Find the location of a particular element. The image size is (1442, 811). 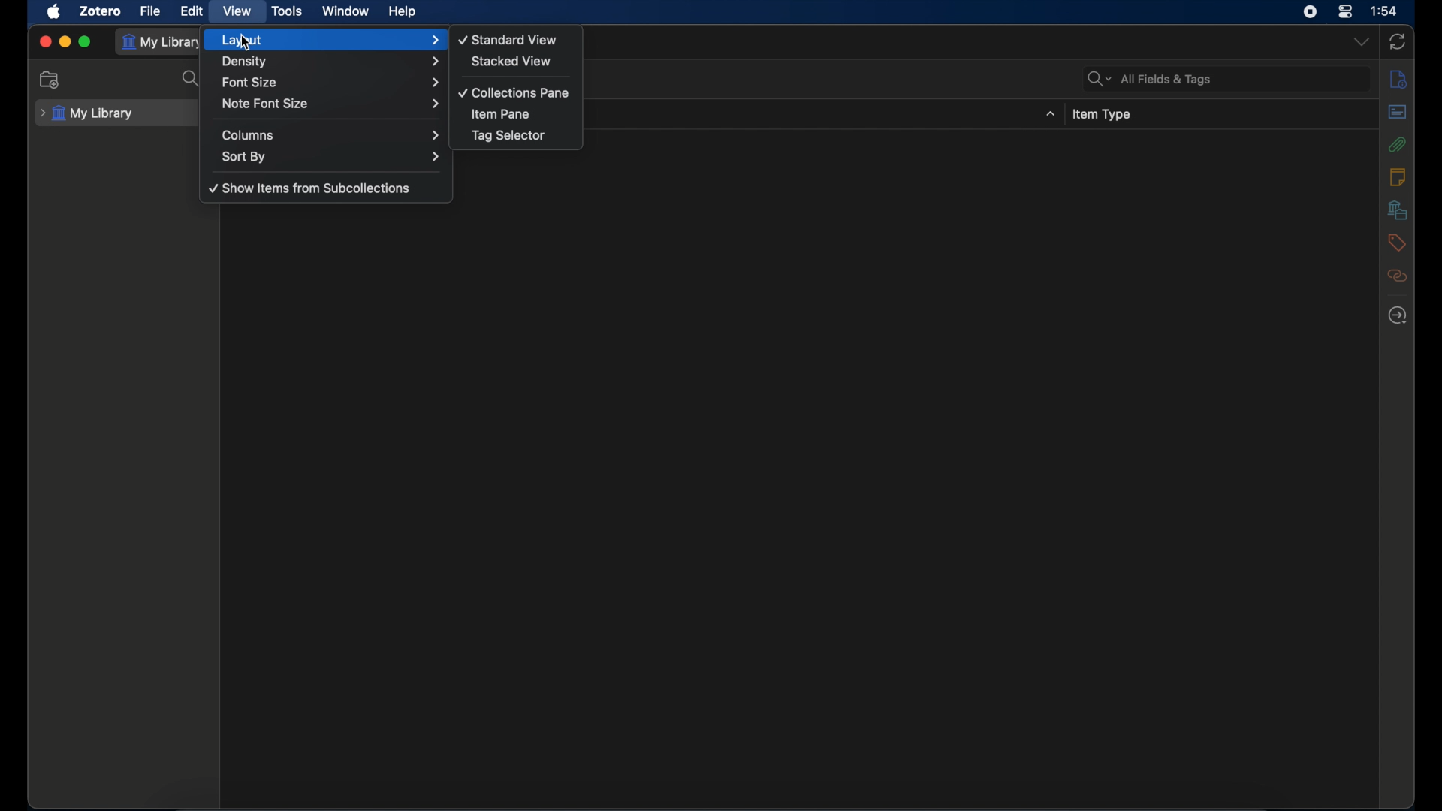

edit is located at coordinates (192, 11).